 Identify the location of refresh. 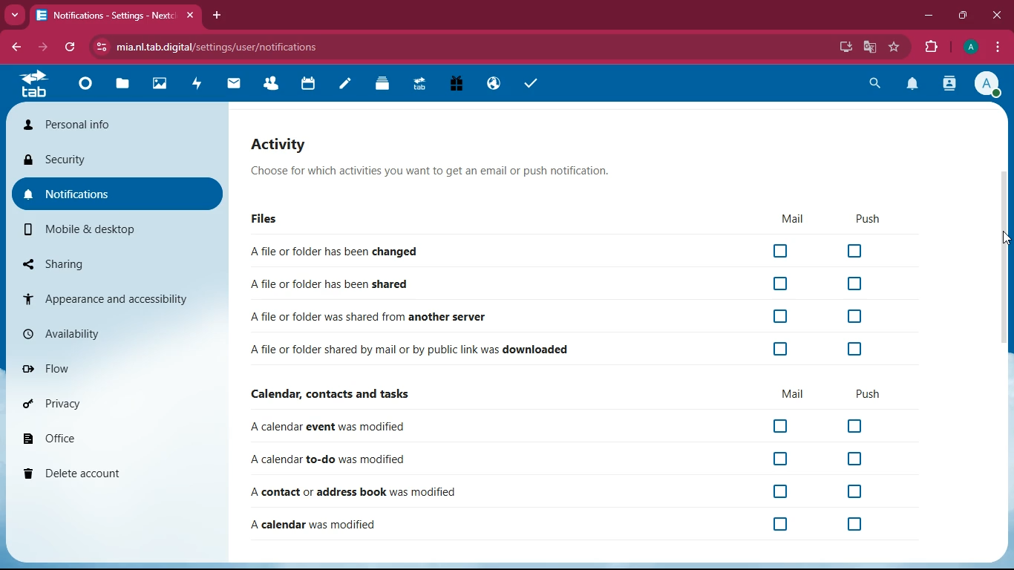
(71, 46).